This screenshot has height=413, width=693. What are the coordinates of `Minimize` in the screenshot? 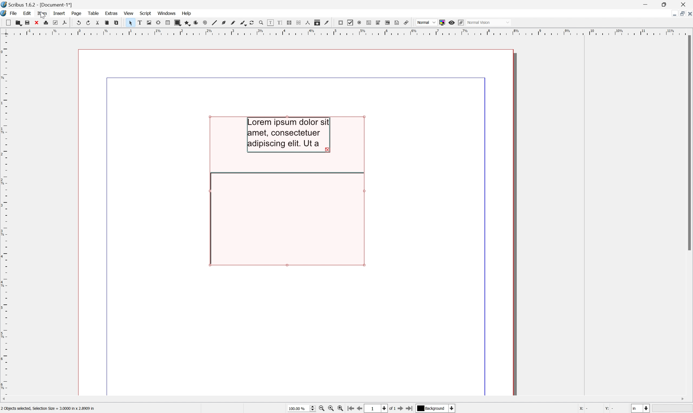 It's located at (670, 13).